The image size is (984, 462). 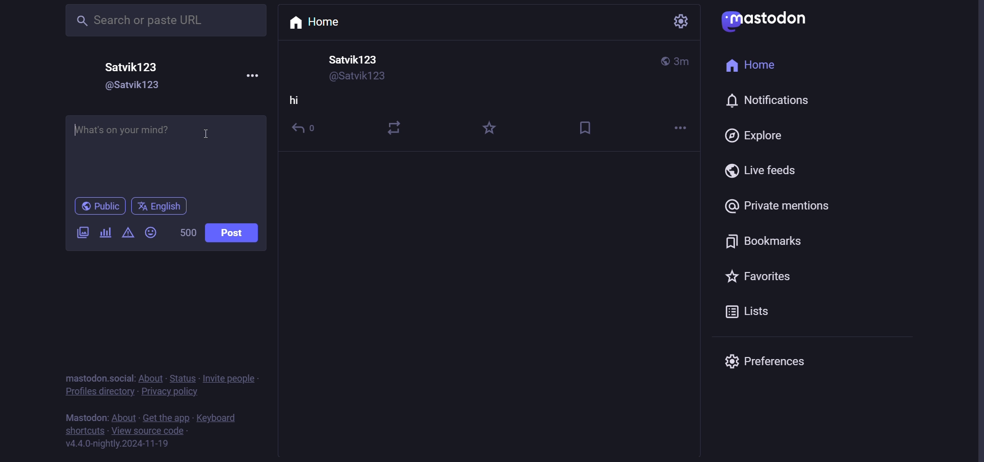 I want to click on poll, so click(x=104, y=232).